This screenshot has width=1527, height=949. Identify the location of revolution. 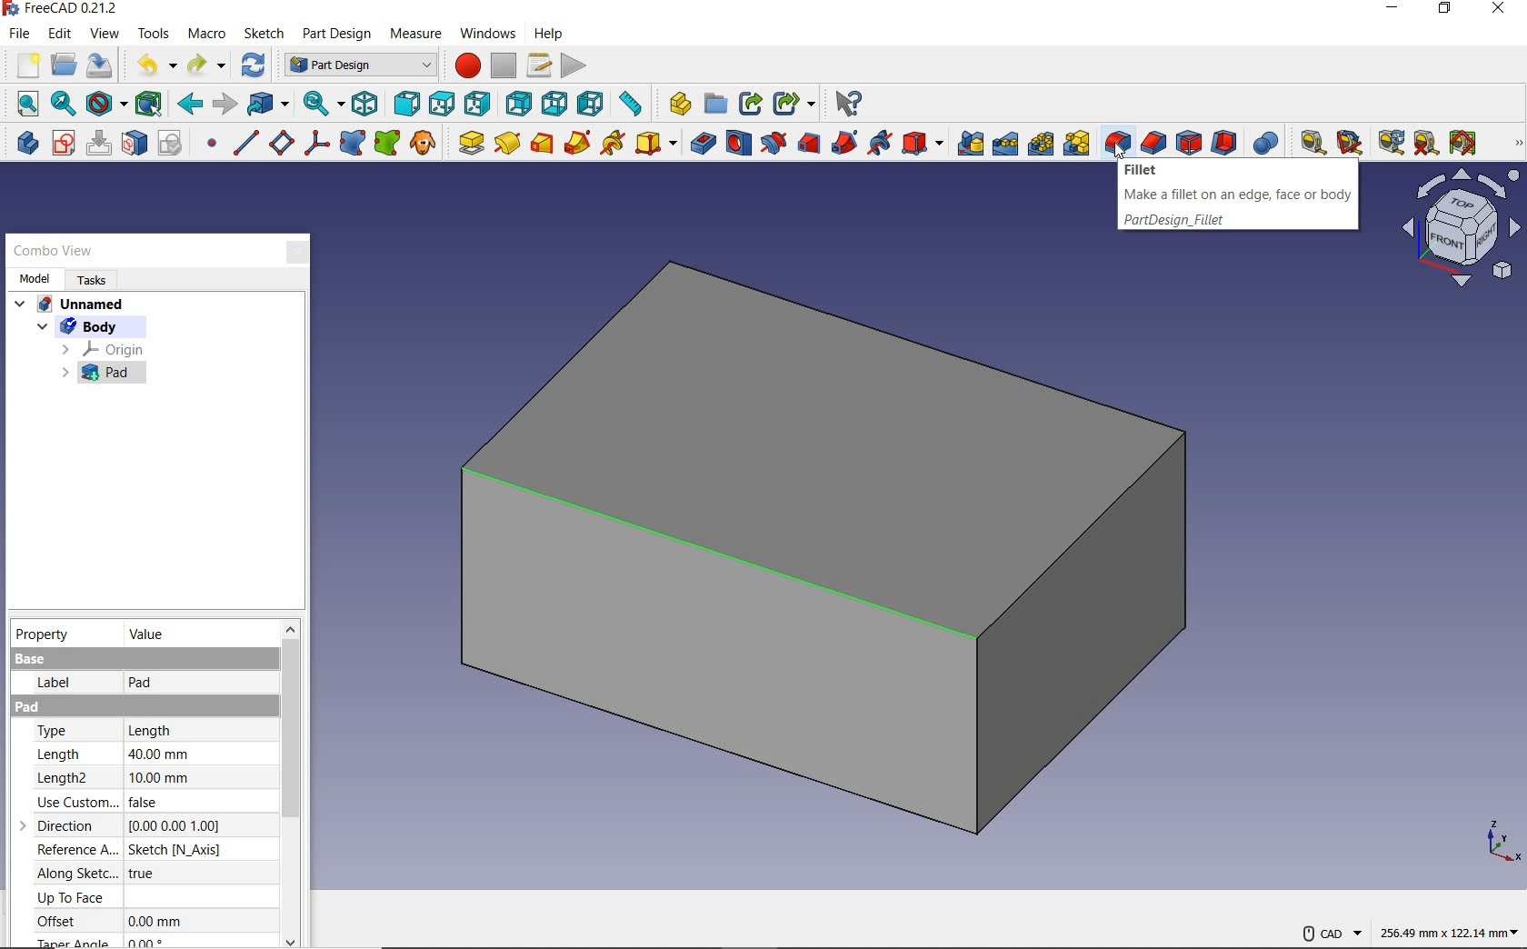
(509, 143).